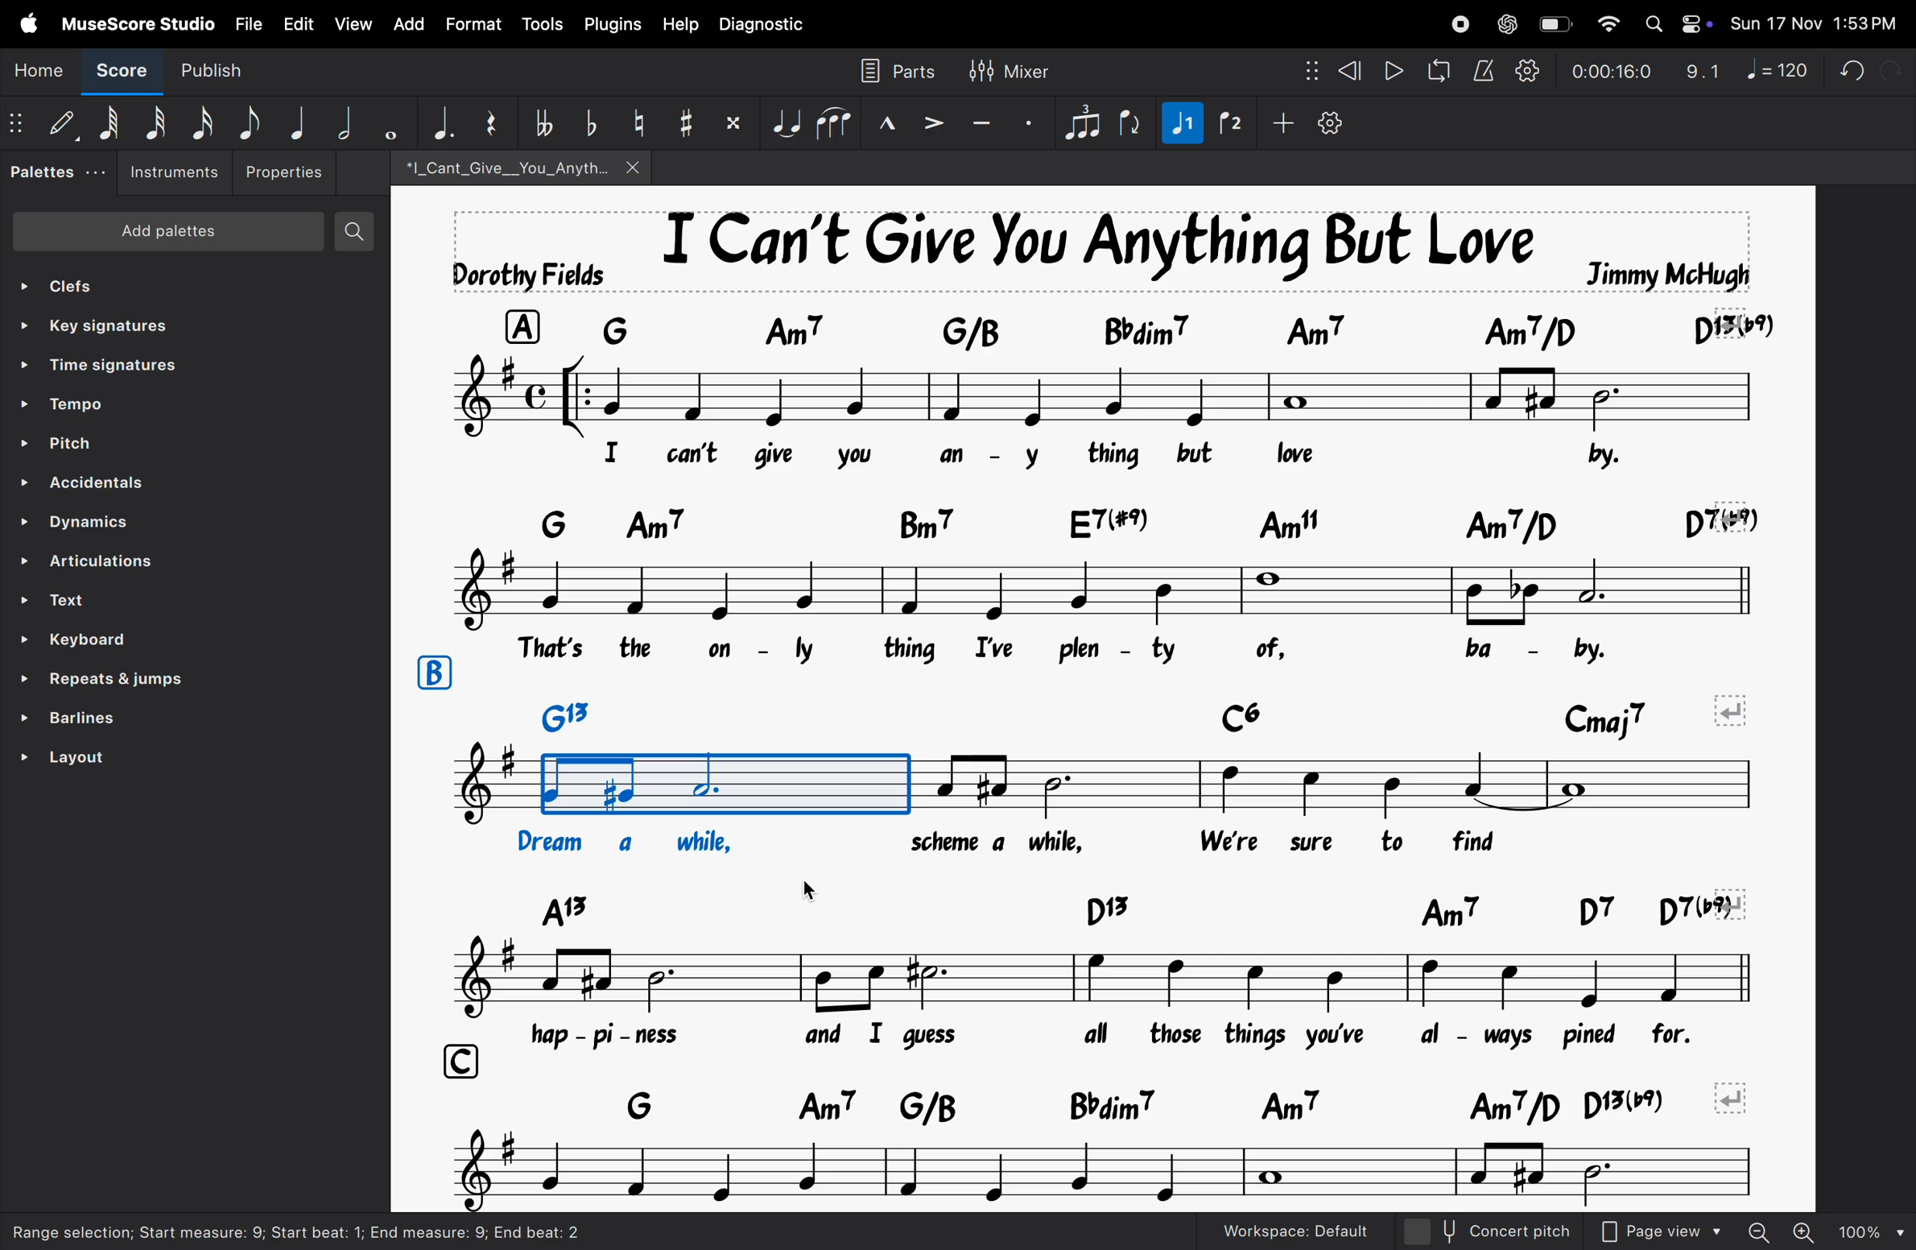 The width and height of the screenshot is (1916, 1250). Describe the element at coordinates (1126, 911) in the screenshot. I see `keys` at that location.